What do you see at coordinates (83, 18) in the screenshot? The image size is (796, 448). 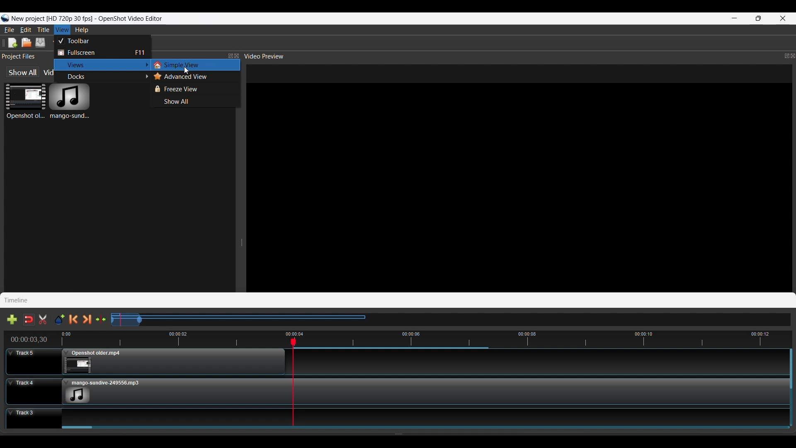 I see `Logo` at bounding box center [83, 18].